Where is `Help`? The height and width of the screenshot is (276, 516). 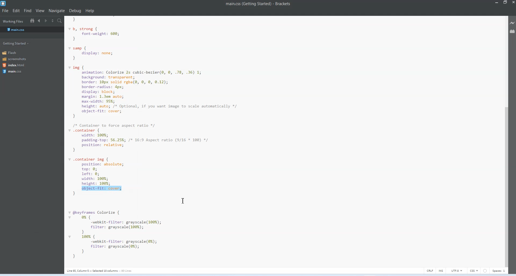
Help is located at coordinates (90, 10).